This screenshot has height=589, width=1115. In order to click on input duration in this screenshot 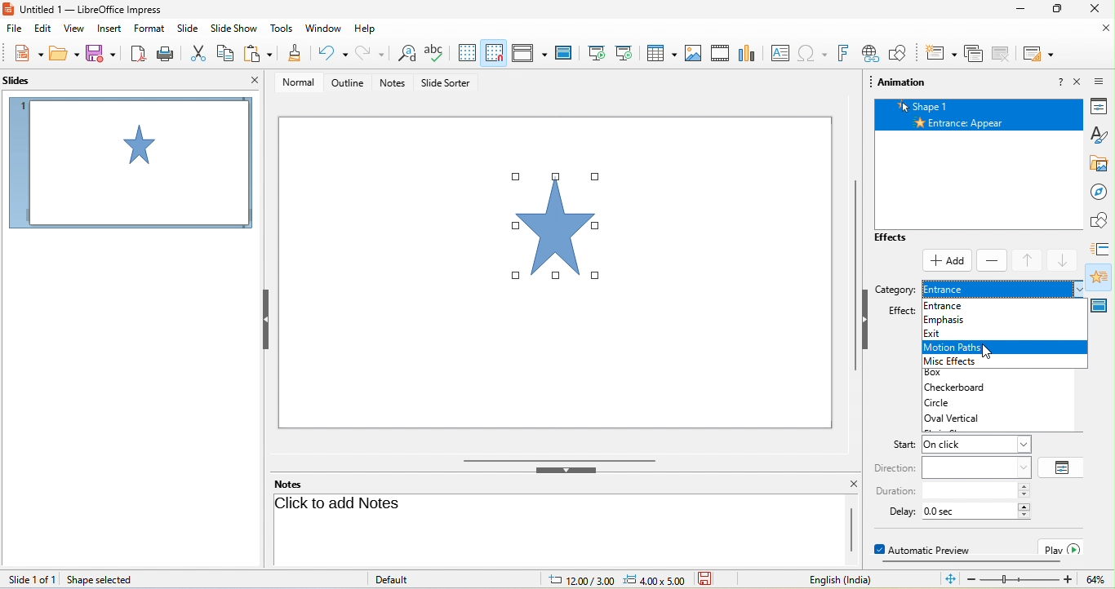, I will do `click(969, 491)`.